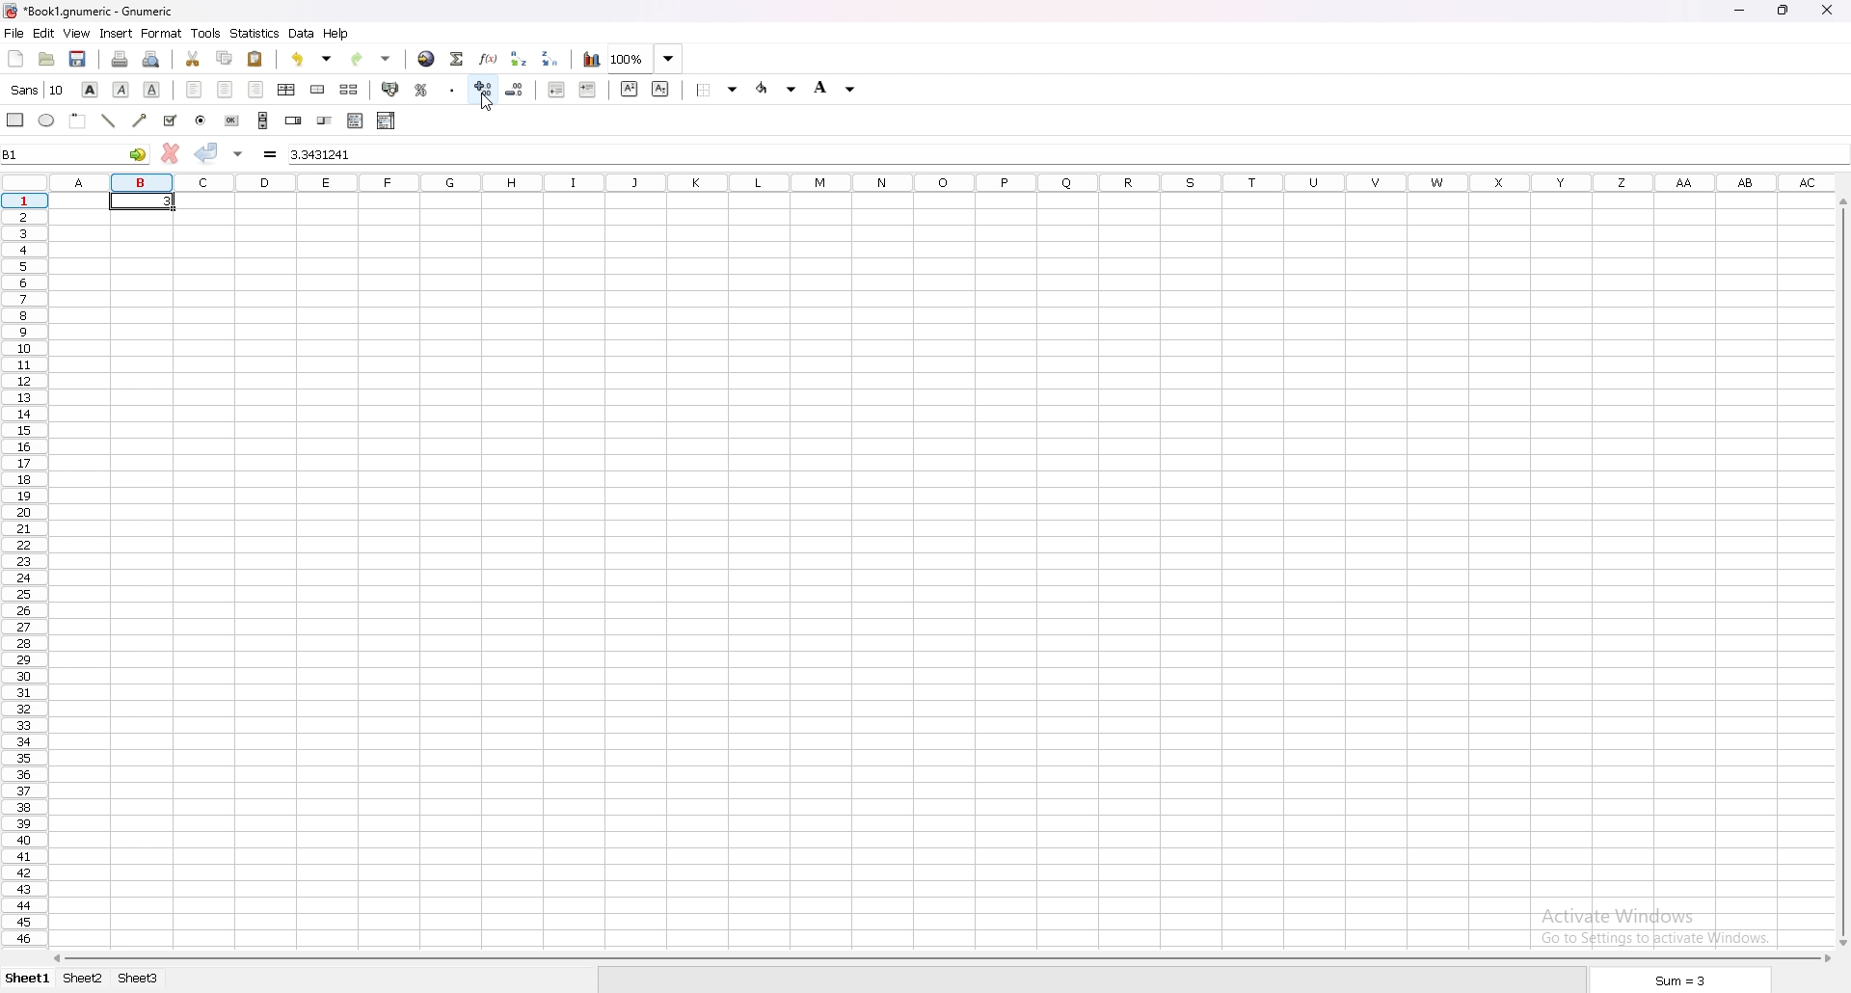  I want to click on left indent, so click(195, 90).